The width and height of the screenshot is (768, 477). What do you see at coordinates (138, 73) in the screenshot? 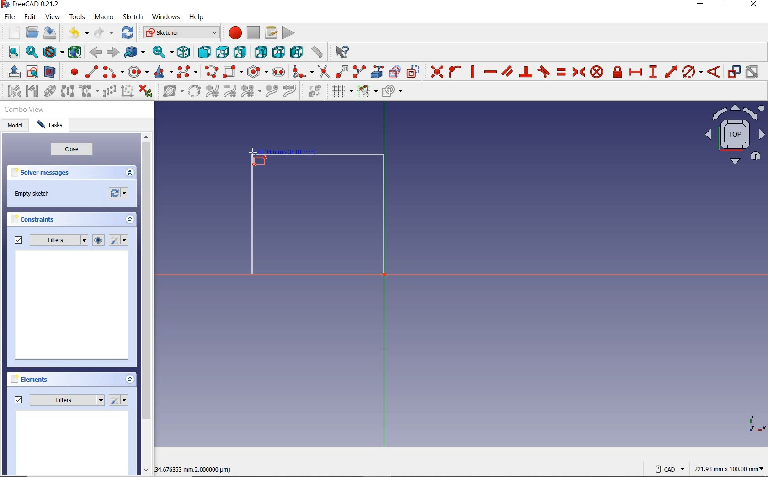
I see `create circle` at bounding box center [138, 73].